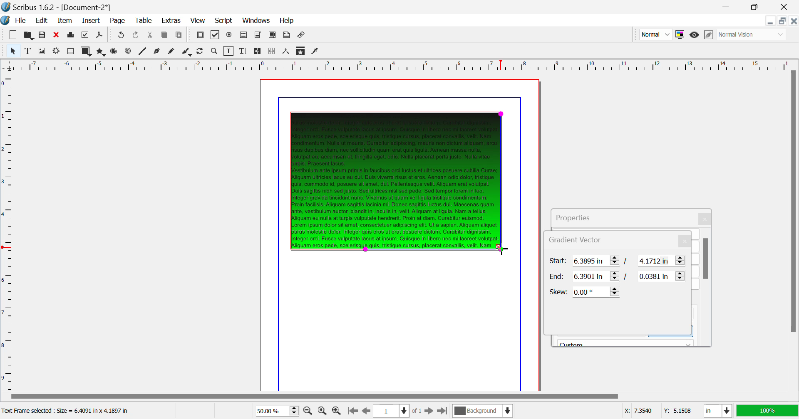  I want to click on Gradient Vector Start, so click(618, 261).